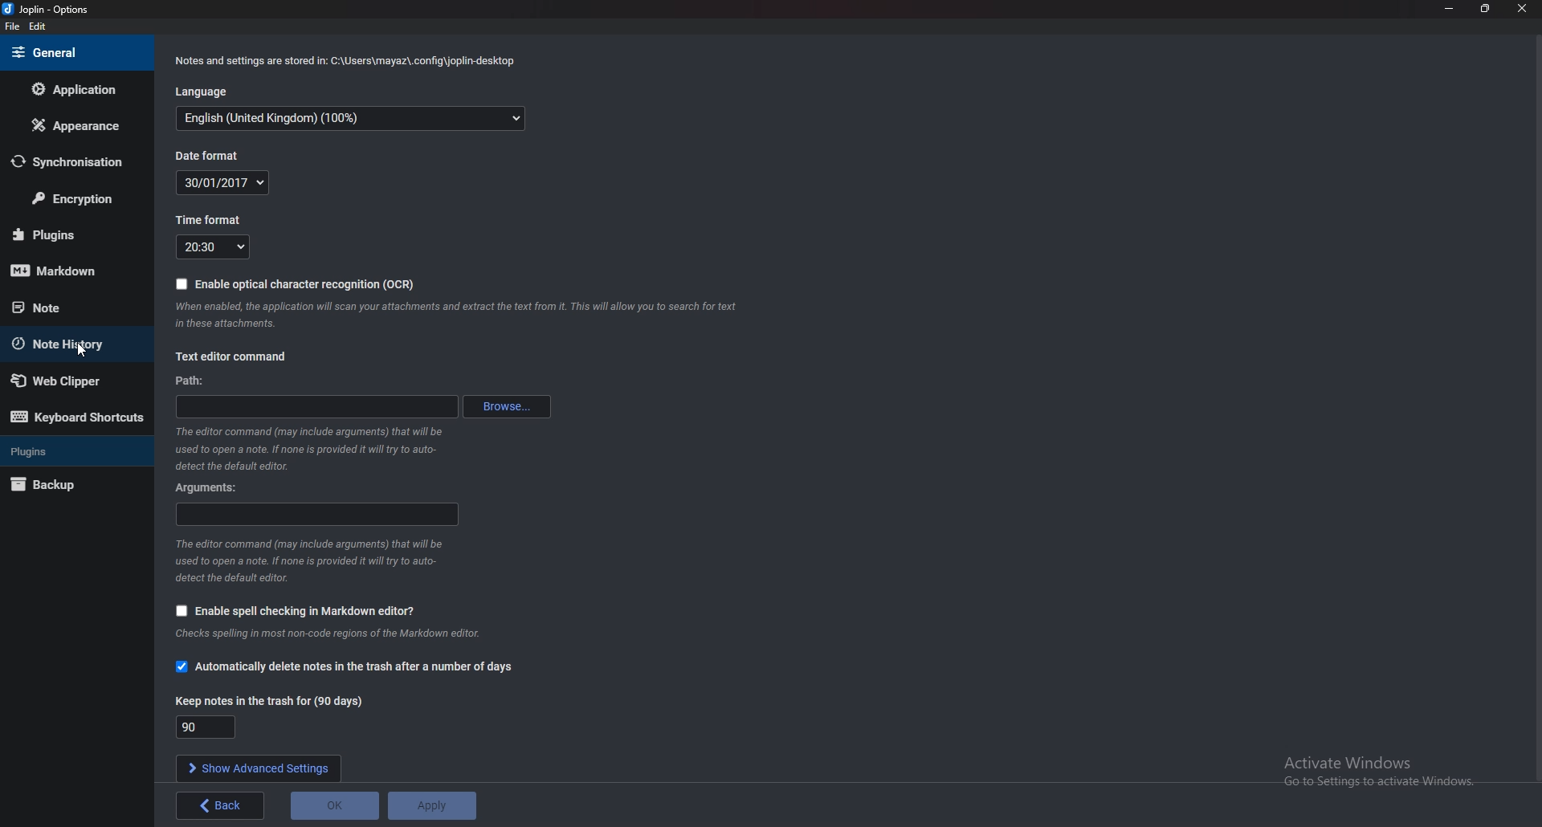  What do you see at coordinates (336, 805) in the screenshot?
I see `o K` at bounding box center [336, 805].